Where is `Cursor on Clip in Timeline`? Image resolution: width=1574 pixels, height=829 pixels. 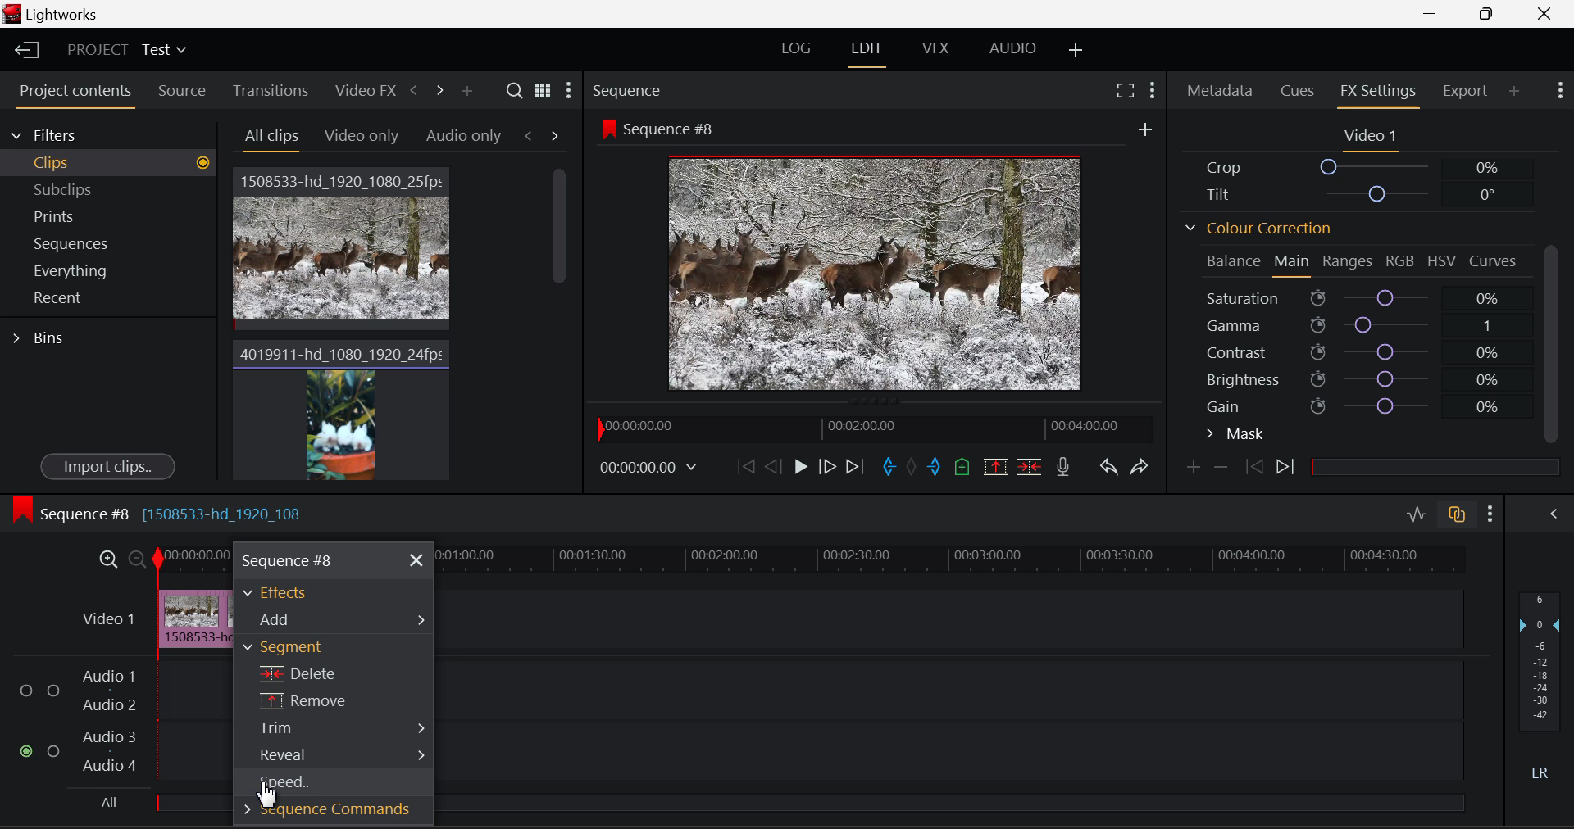 Cursor on Clip in Timeline is located at coordinates (195, 619).